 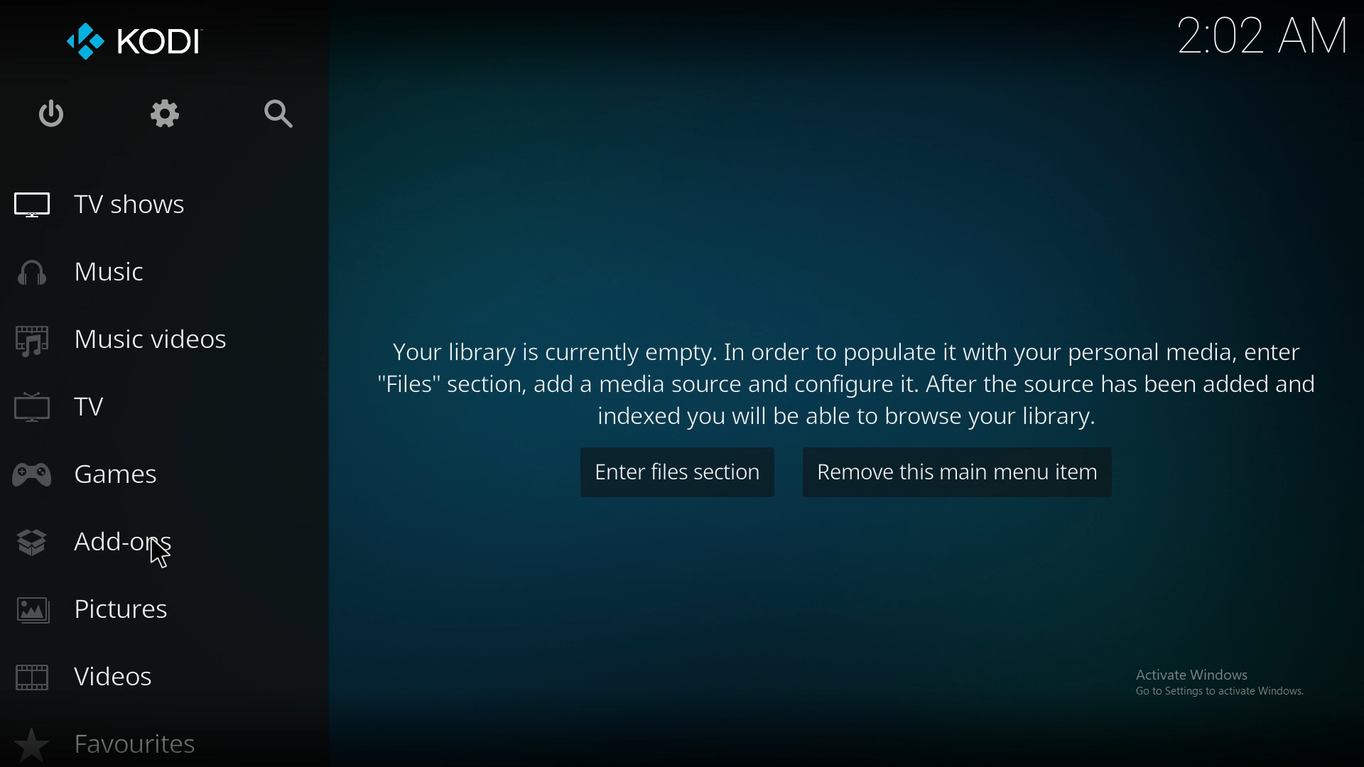 What do you see at coordinates (1230, 692) in the screenshot?
I see `Activate Windows
Go to Settings to activate Windows.` at bounding box center [1230, 692].